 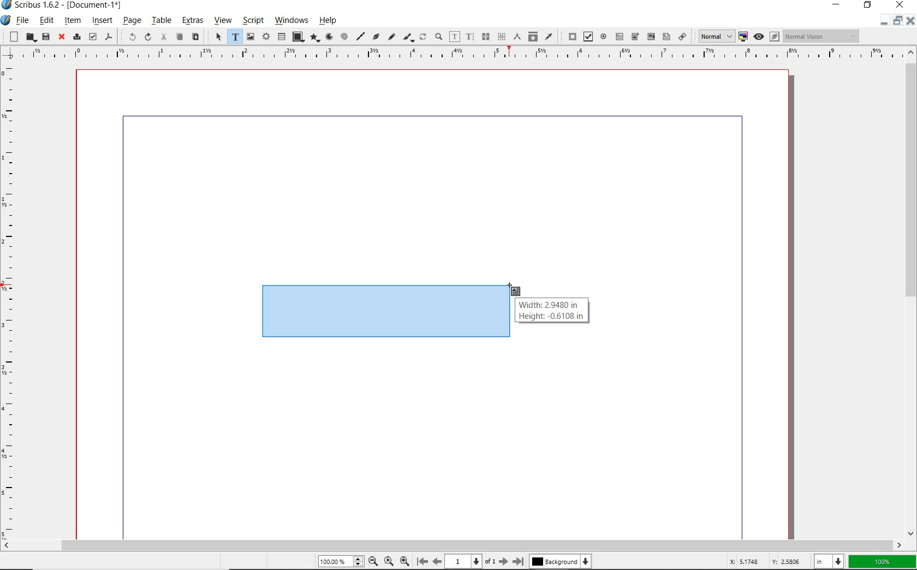 What do you see at coordinates (743, 37) in the screenshot?
I see `toggle color` at bounding box center [743, 37].